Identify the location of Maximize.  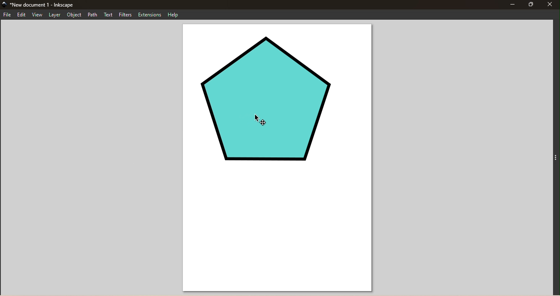
(531, 4).